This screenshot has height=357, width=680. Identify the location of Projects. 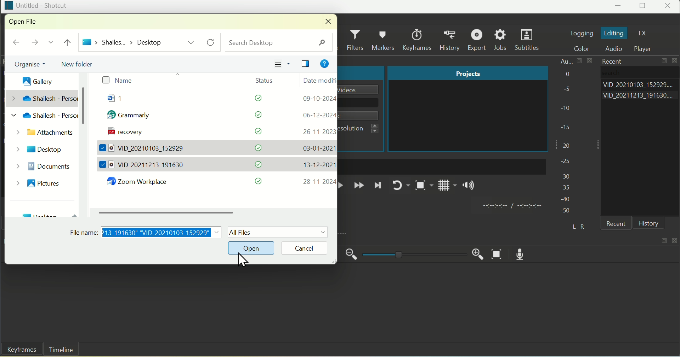
(467, 73).